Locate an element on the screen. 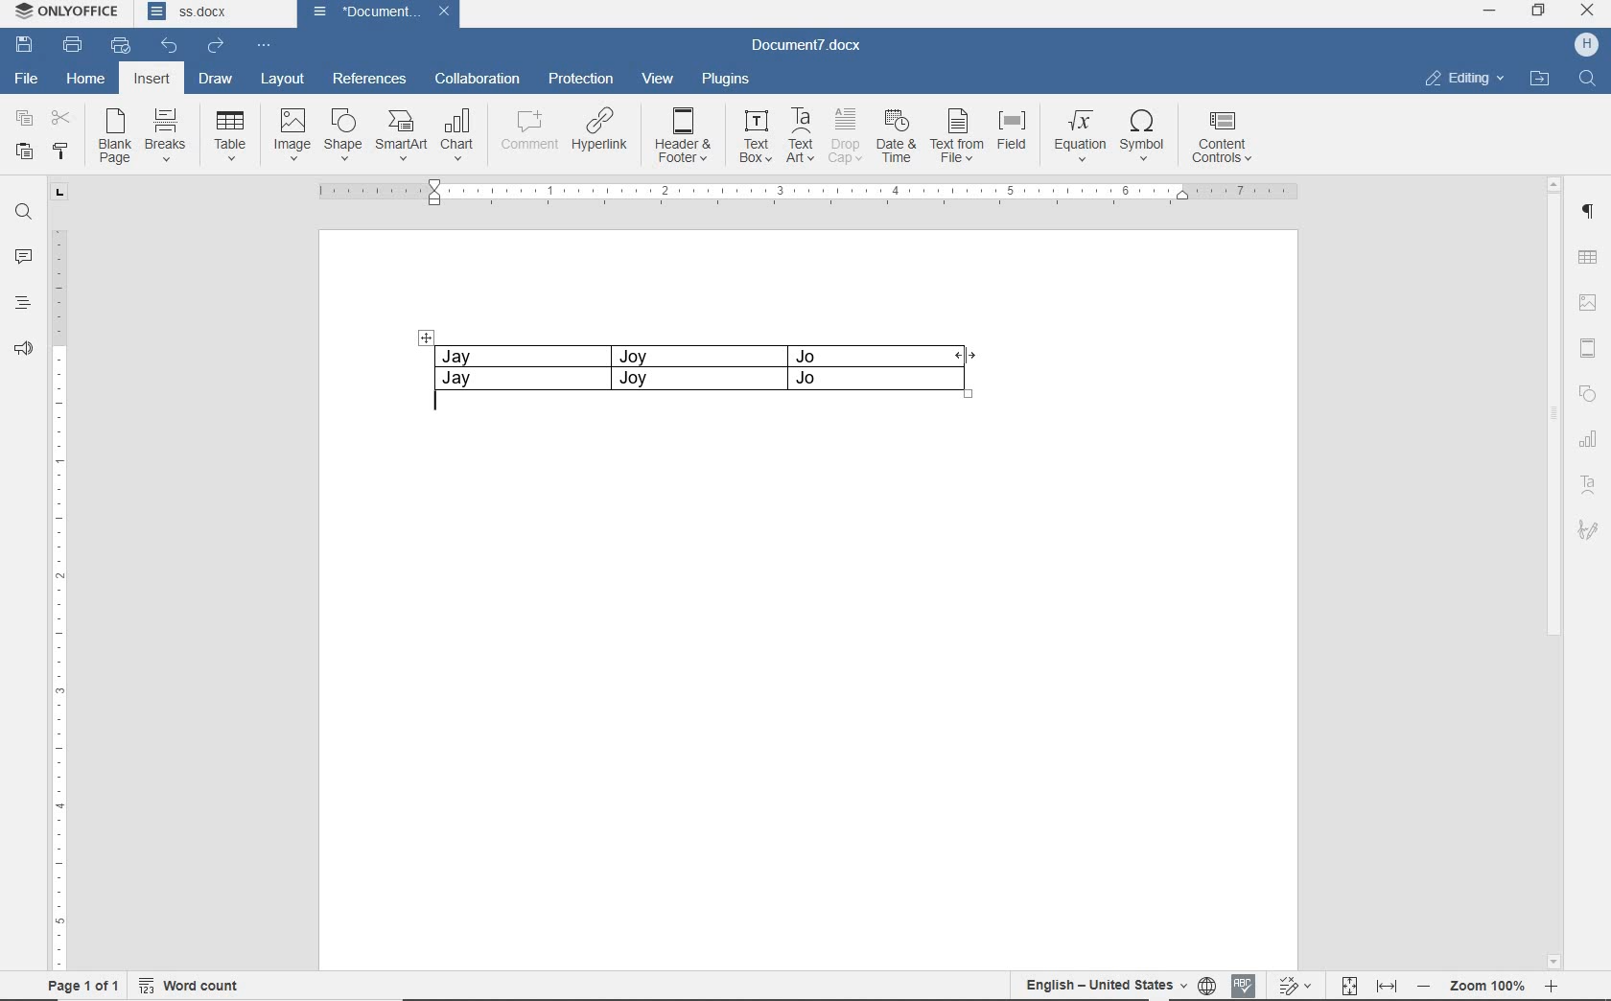 The height and width of the screenshot is (1001, 1611). WORD COUNT is located at coordinates (193, 983).